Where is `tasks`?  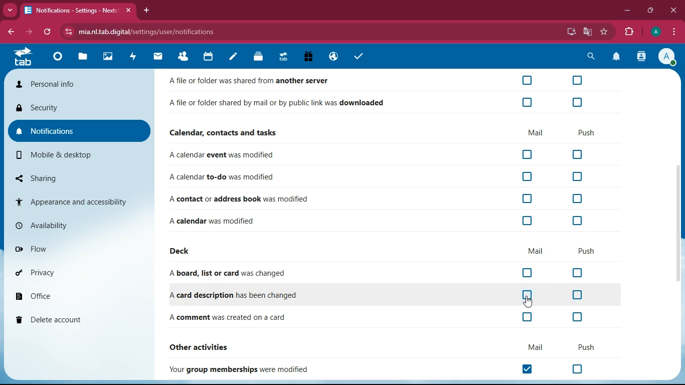
tasks is located at coordinates (357, 56).